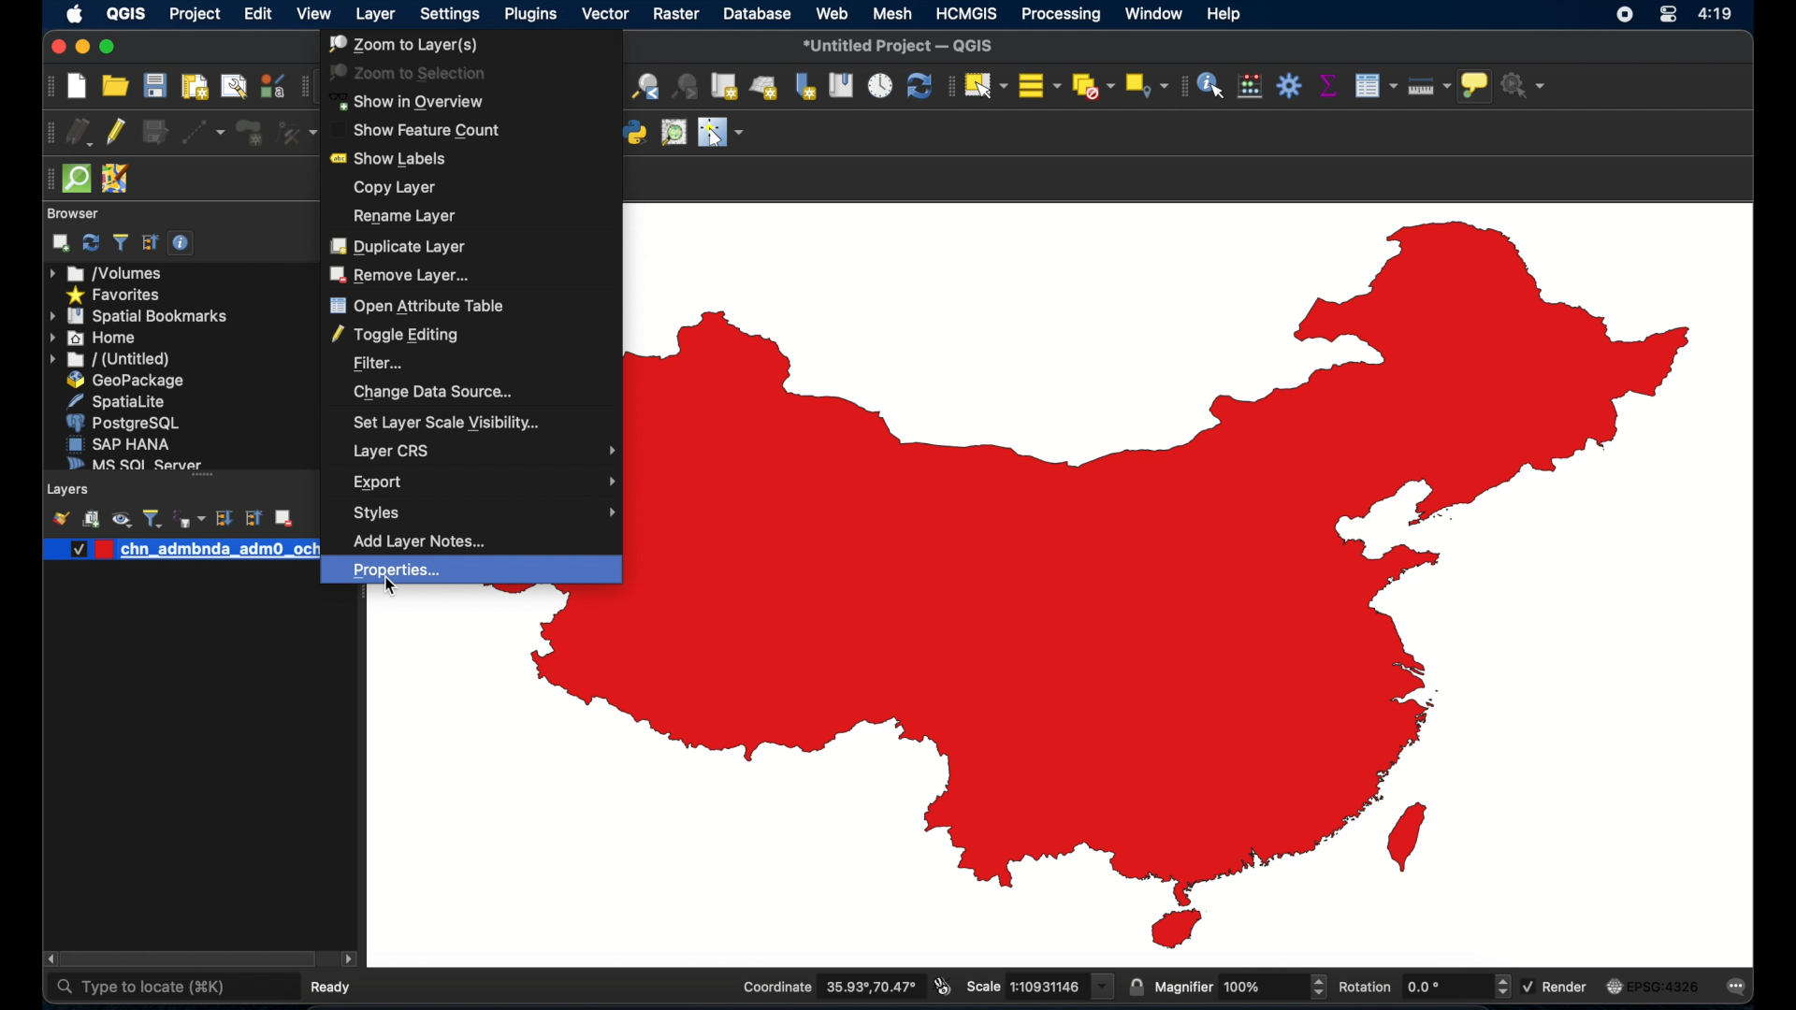  What do you see at coordinates (646, 88) in the screenshot?
I see `zoom last` at bounding box center [646, 88].